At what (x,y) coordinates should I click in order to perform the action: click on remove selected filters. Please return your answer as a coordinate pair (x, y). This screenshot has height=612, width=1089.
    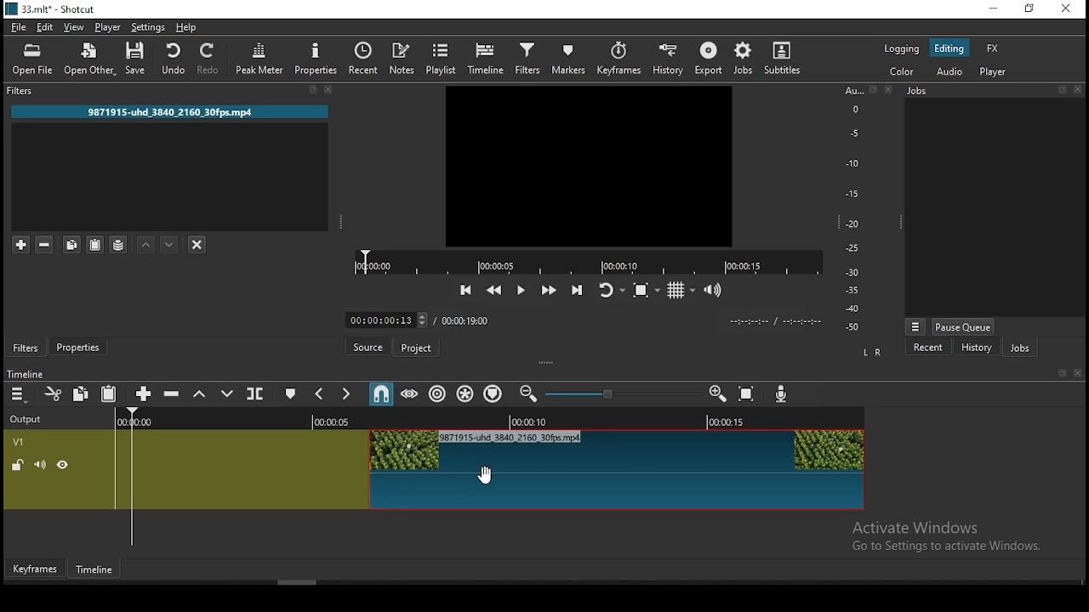
    Looking at the image, I should click on (47, 242).